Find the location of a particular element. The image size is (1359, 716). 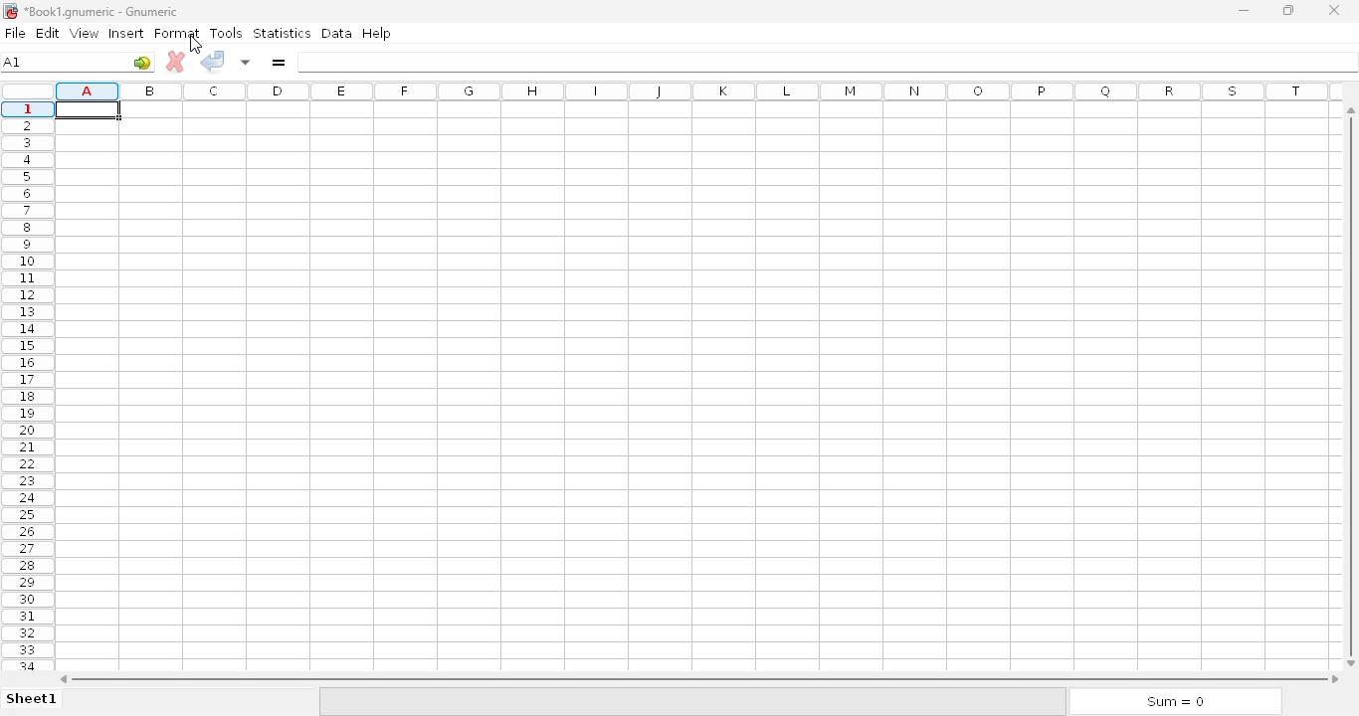

columns is located at coordinates (700, 91).